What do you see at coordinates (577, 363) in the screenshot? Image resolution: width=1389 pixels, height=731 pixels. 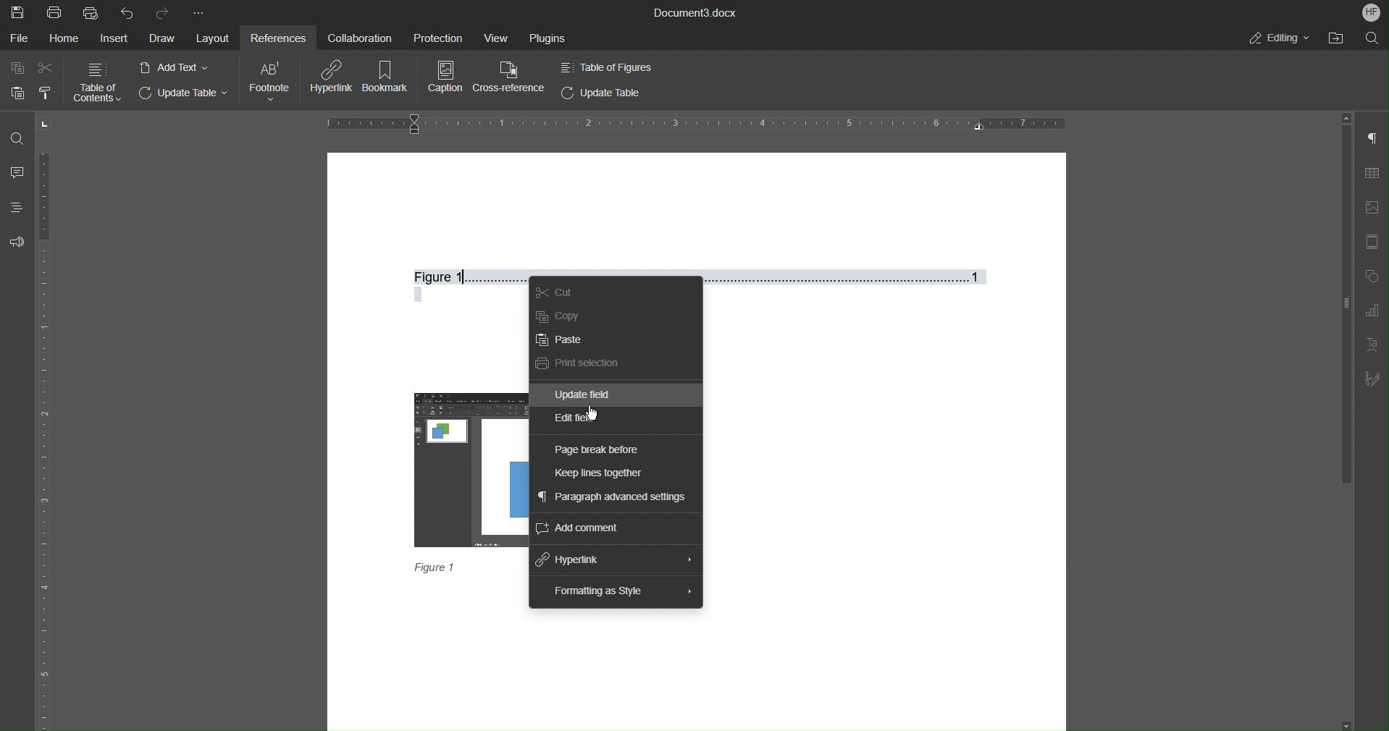 I see `Print selection` at bounding box center [577, 363].